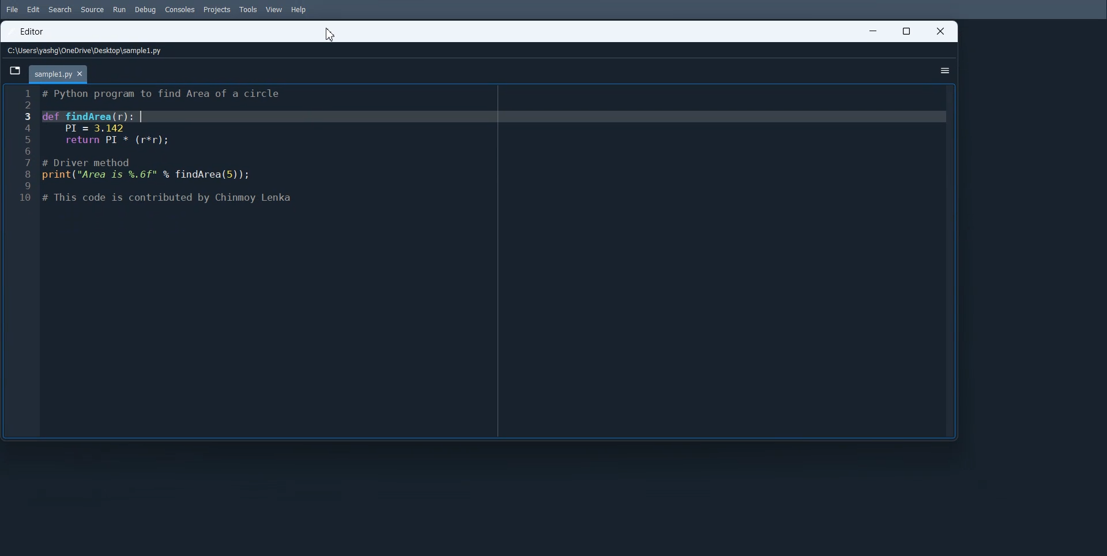 This screenshot has height=556, width=1107. I want to click on Options, so click(942, 71).